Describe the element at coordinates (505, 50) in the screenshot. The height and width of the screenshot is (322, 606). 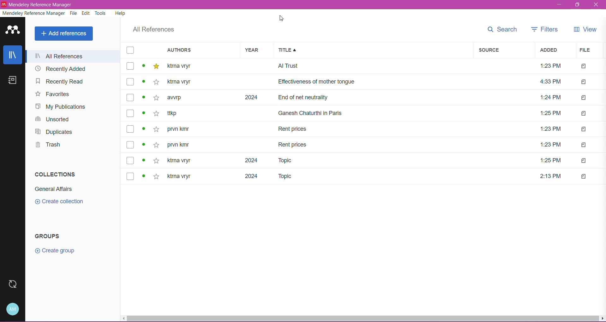
I see `Source` at that location.